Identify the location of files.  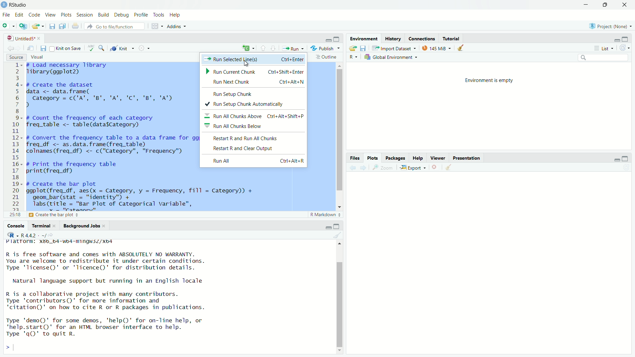
(356, 158).